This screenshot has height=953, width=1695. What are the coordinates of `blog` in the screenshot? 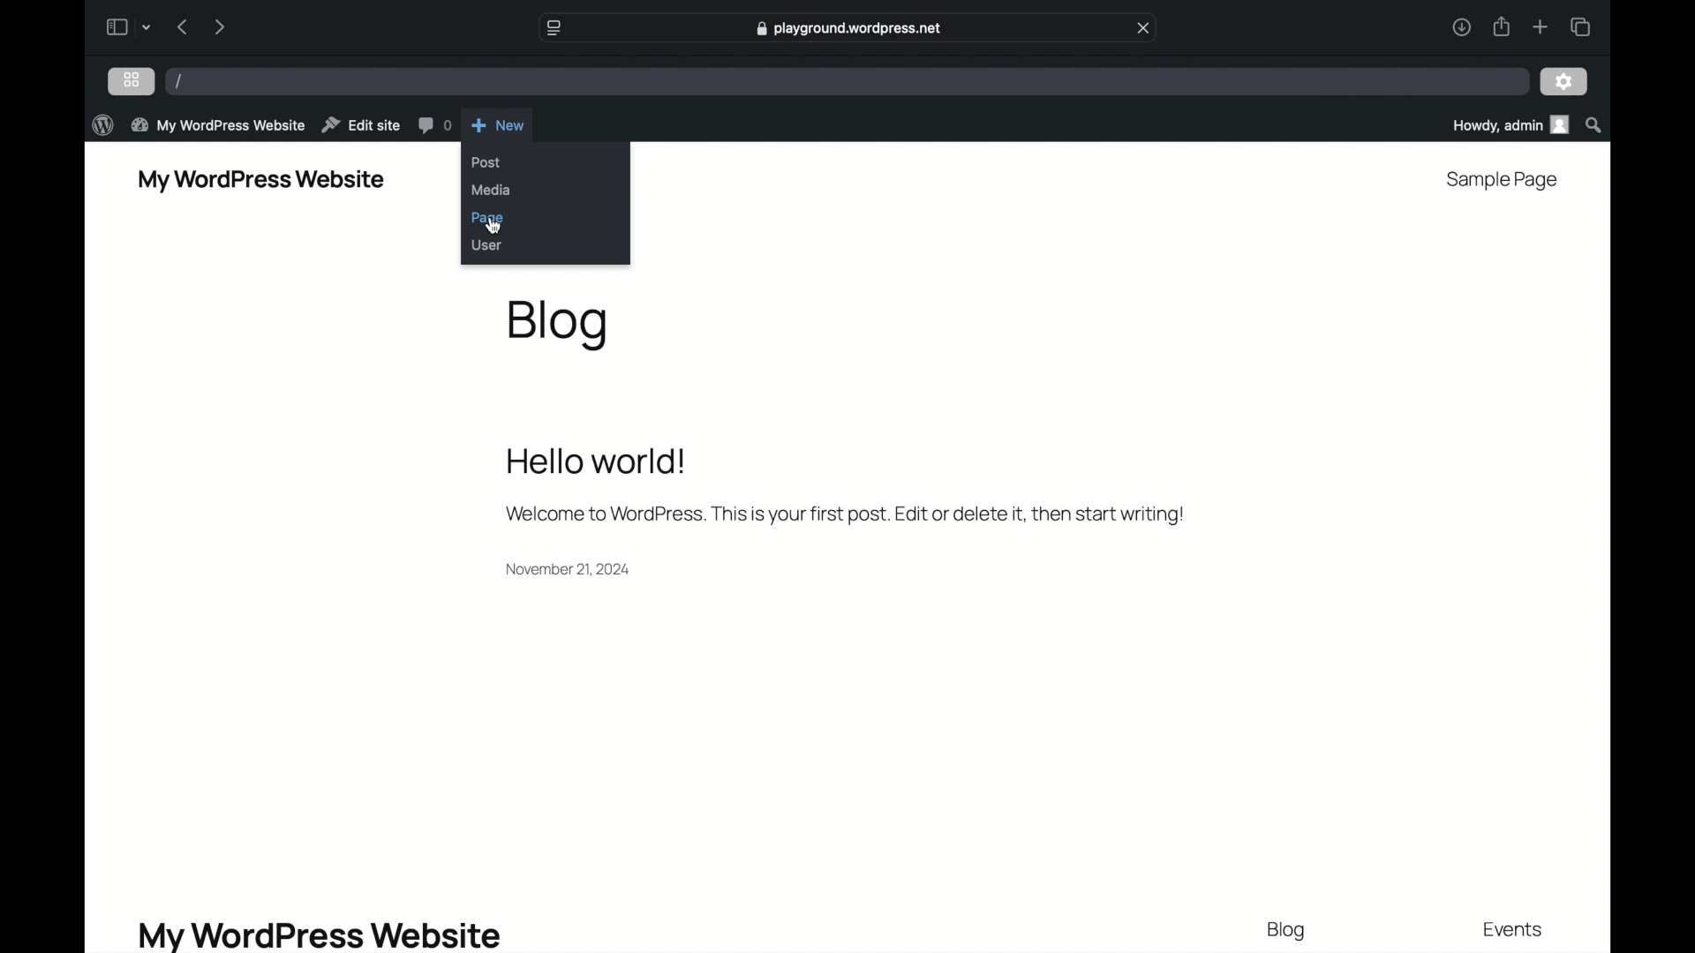 It's located at (1287, 931).